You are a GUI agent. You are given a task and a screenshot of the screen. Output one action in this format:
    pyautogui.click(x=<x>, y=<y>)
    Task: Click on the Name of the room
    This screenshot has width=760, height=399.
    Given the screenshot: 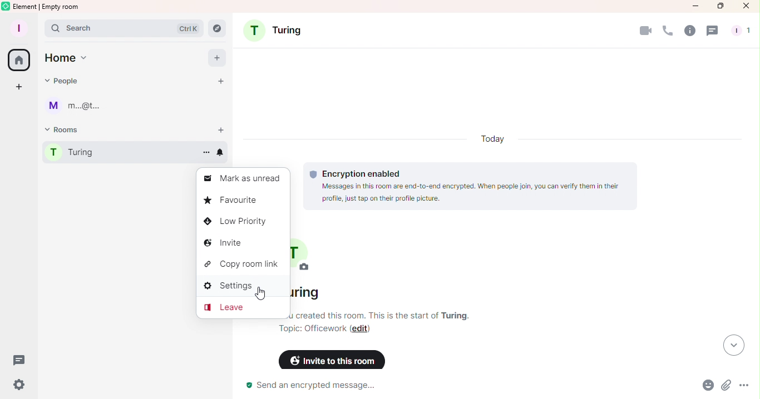 What is the action you would take?
    pyautogui.click(x=310, y=292)
    